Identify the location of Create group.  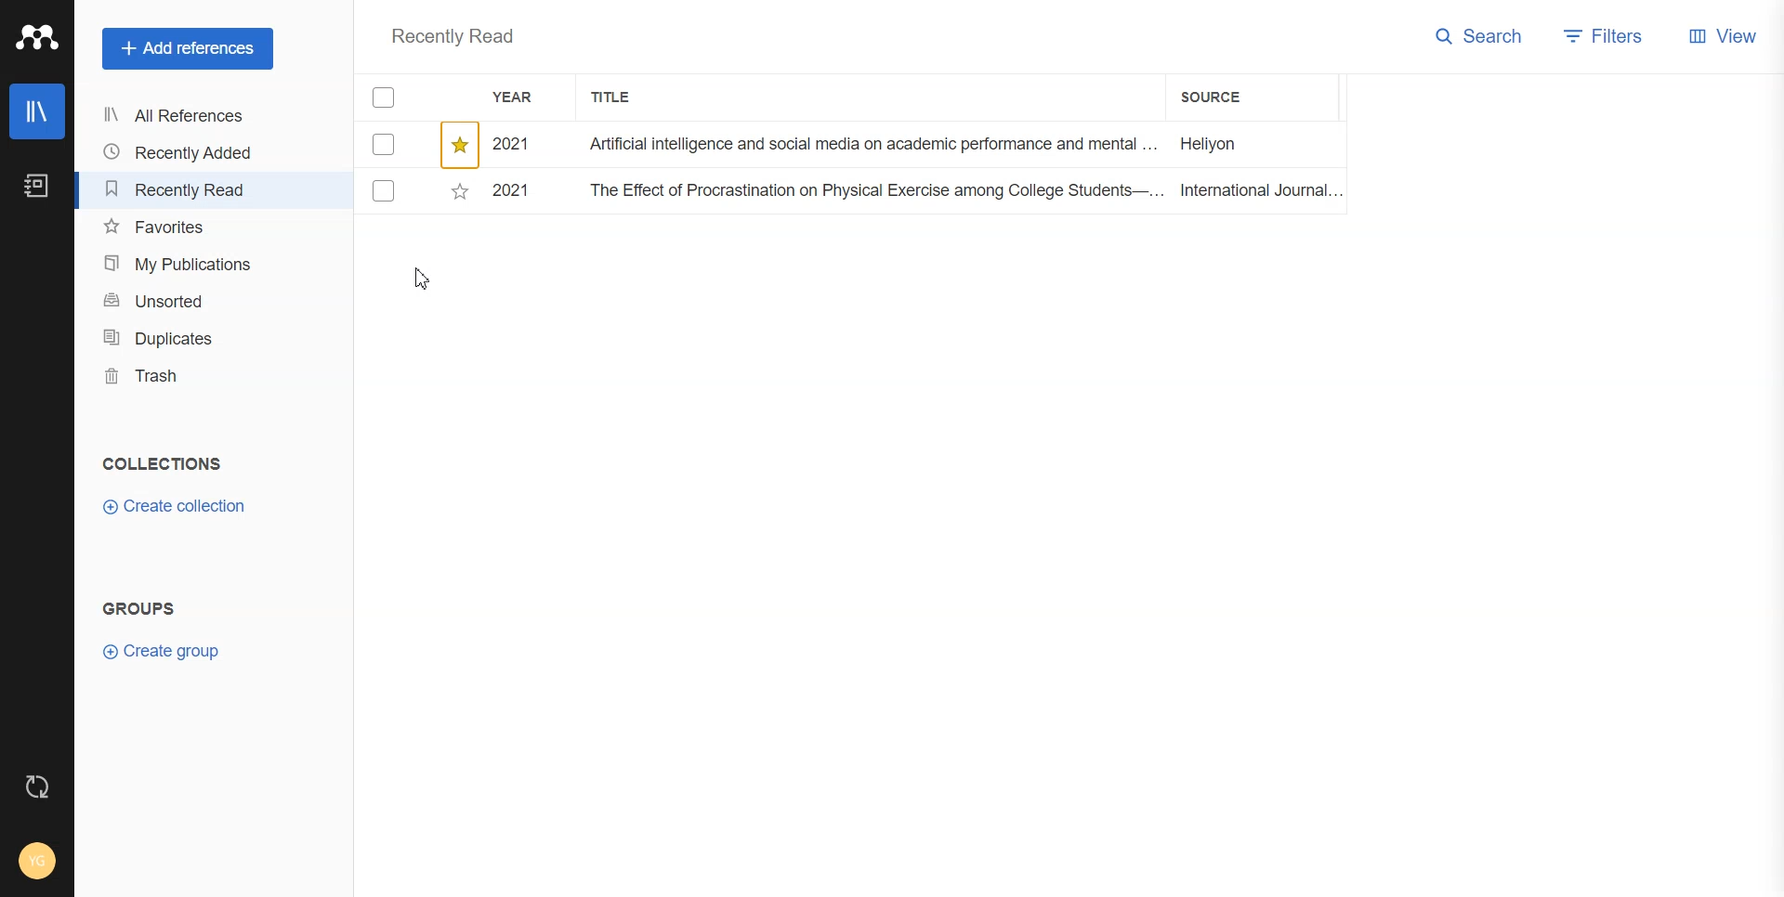
(165, 652).